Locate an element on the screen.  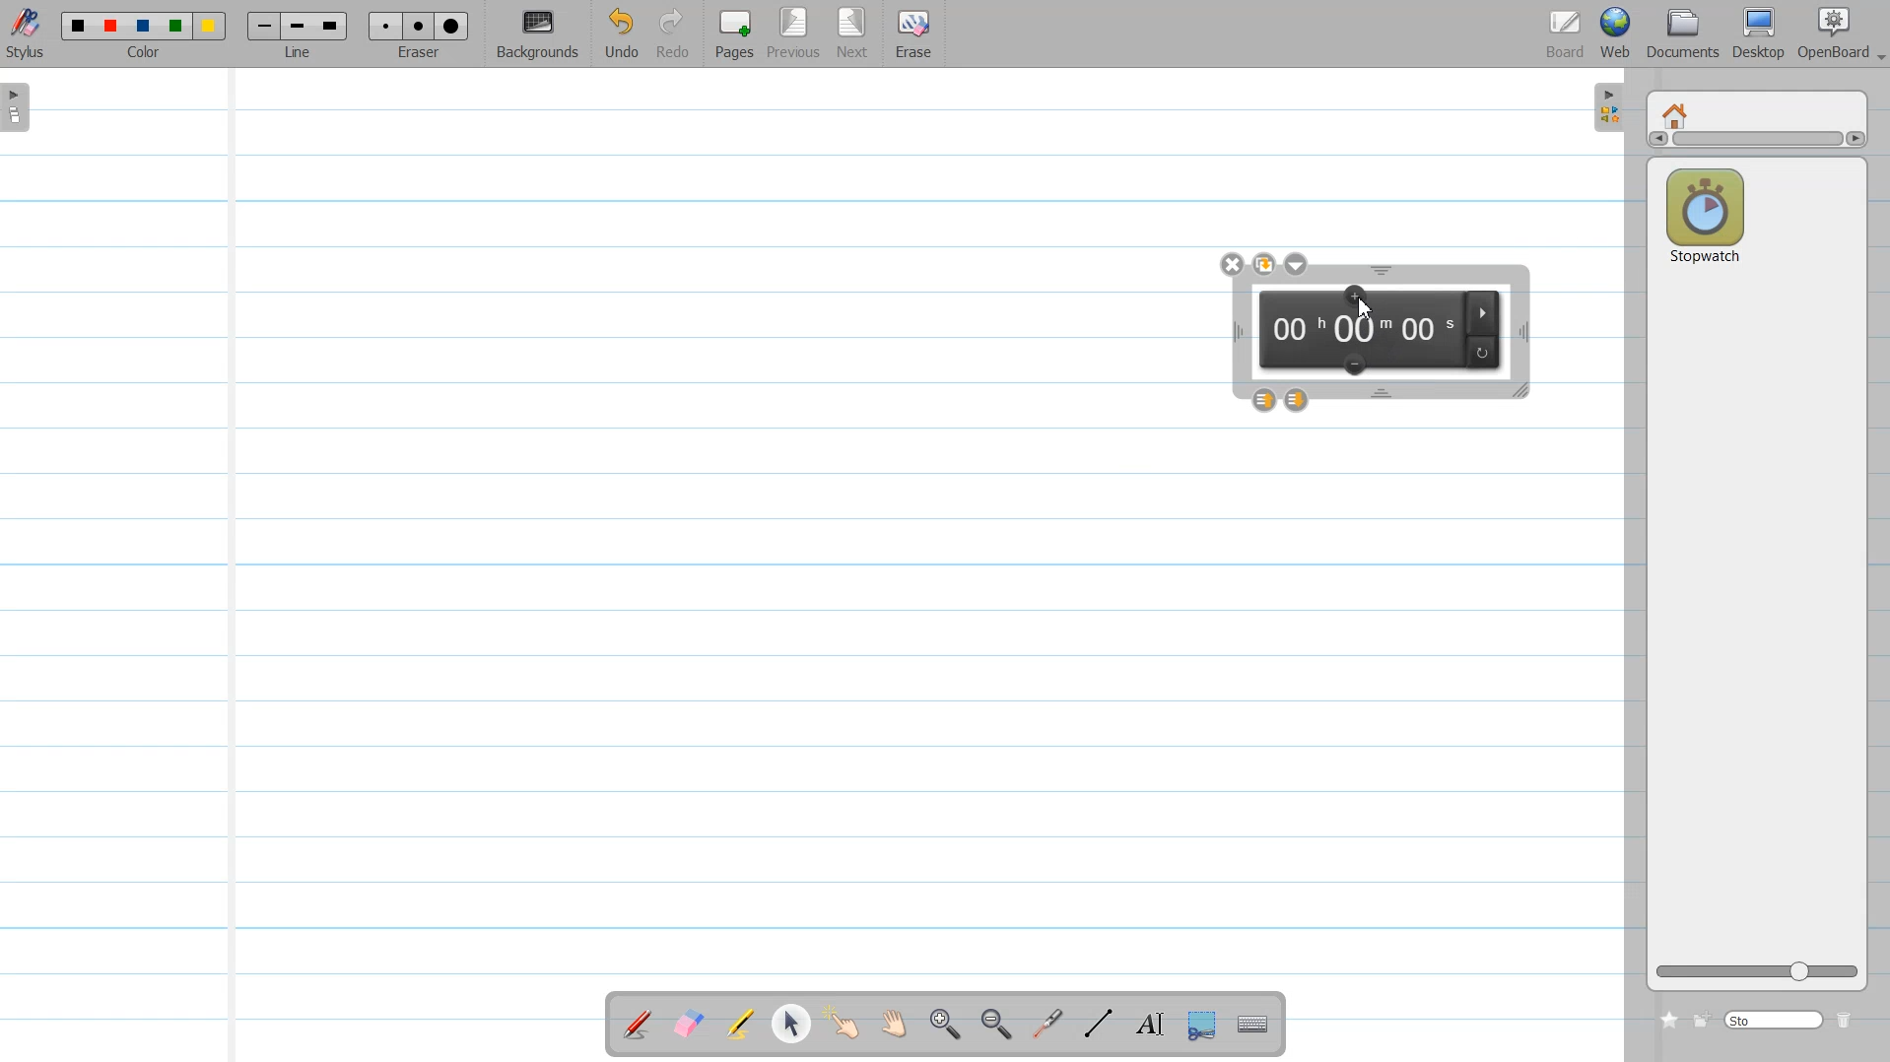
Document is located at coordinates (1684, 33).